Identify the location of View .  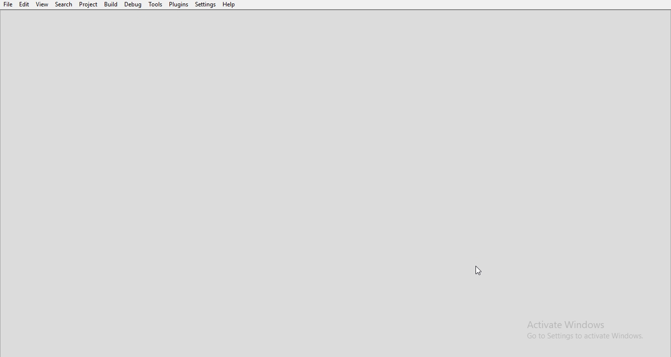
(42, 4).